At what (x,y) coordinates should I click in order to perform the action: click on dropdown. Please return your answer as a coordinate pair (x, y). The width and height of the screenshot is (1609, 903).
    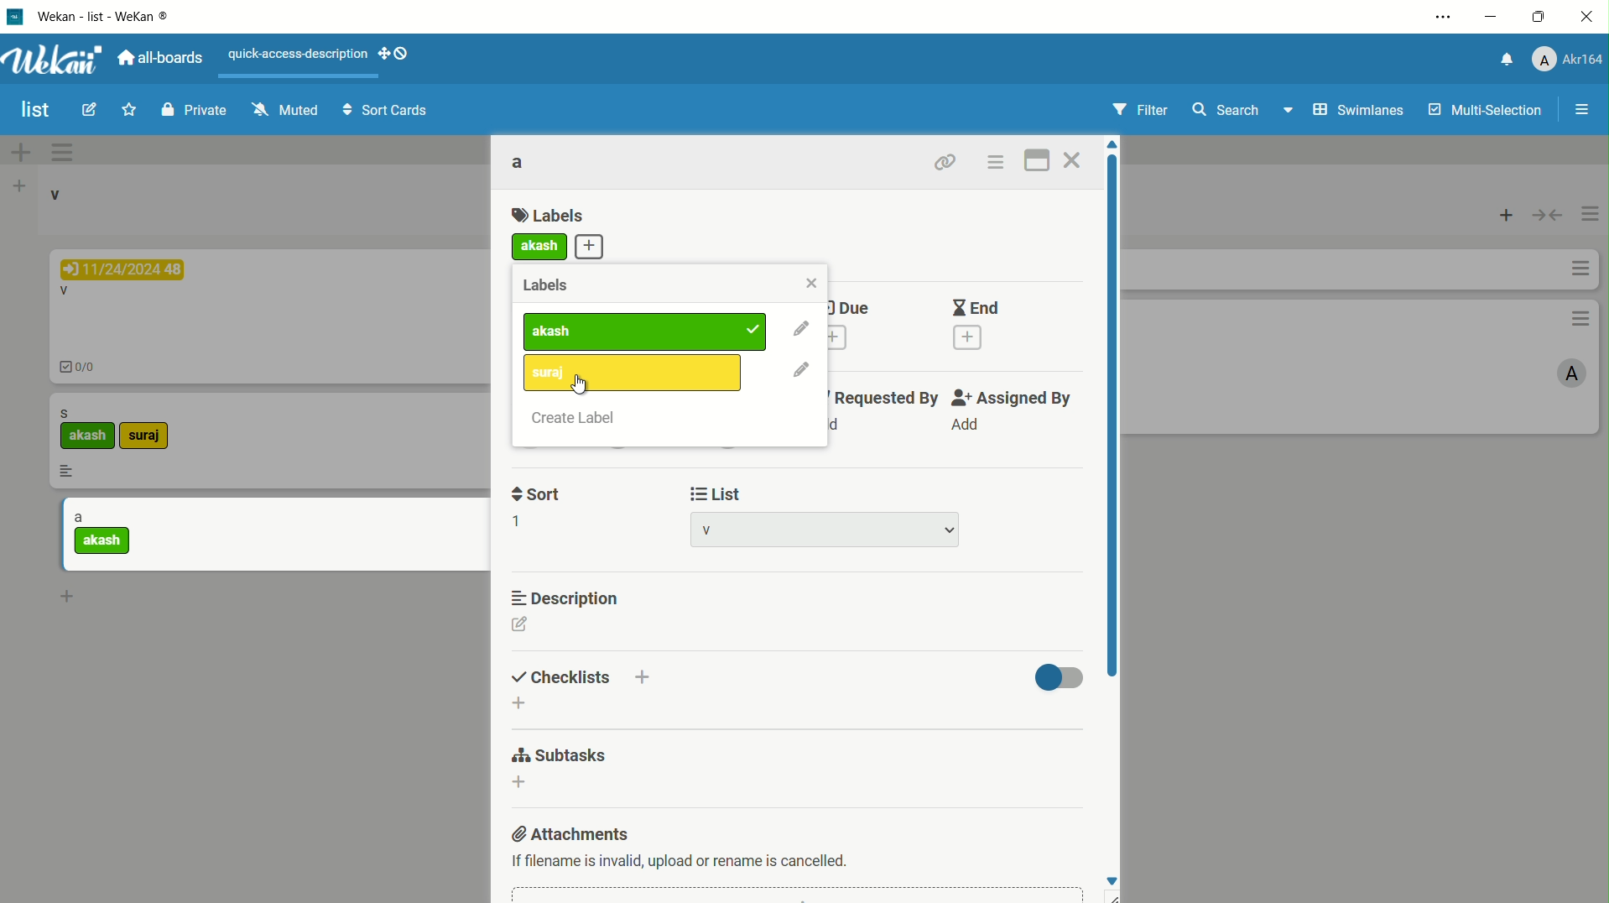
    Looking at the image, I should click on (950, 530).